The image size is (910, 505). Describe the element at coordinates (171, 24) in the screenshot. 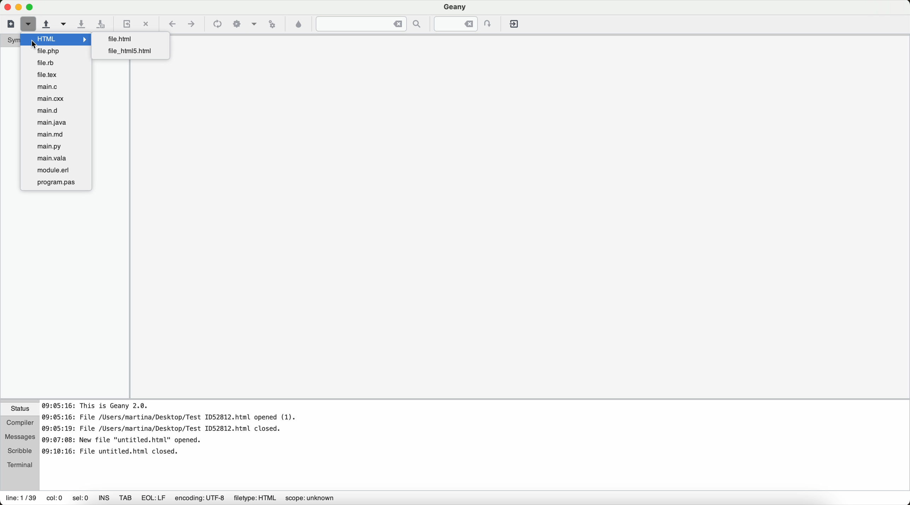

I see `navigate back` at that location.